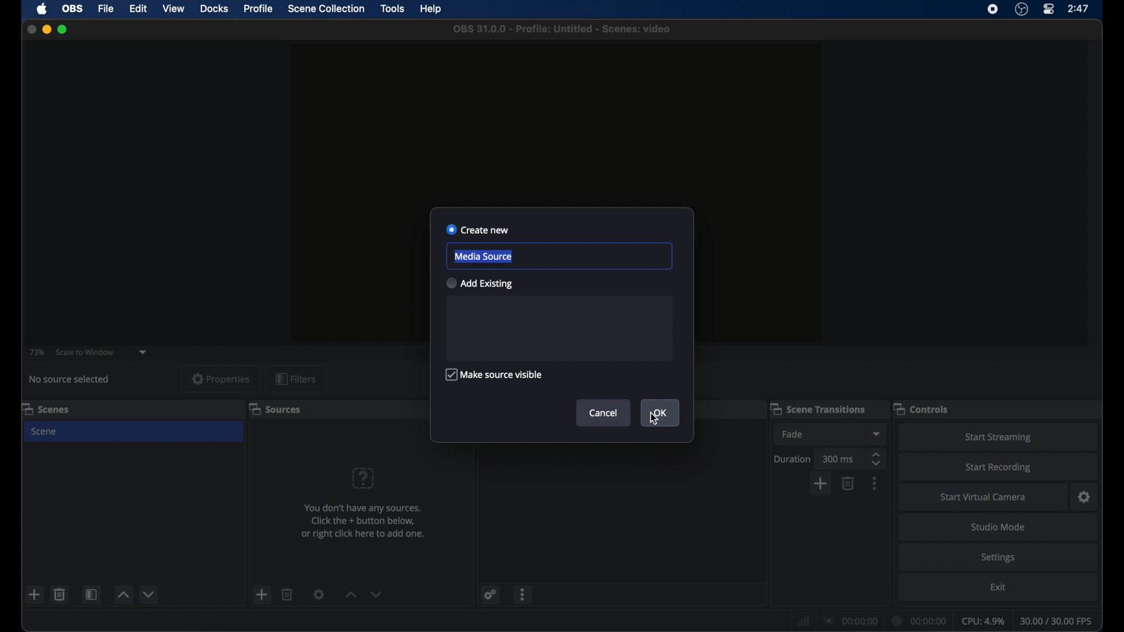 The height and width of the screenshot is (632, 1124). What do you see at coordinates (37, 353) in the screenshot?
I see `73%` at bounding box center [37, 353].